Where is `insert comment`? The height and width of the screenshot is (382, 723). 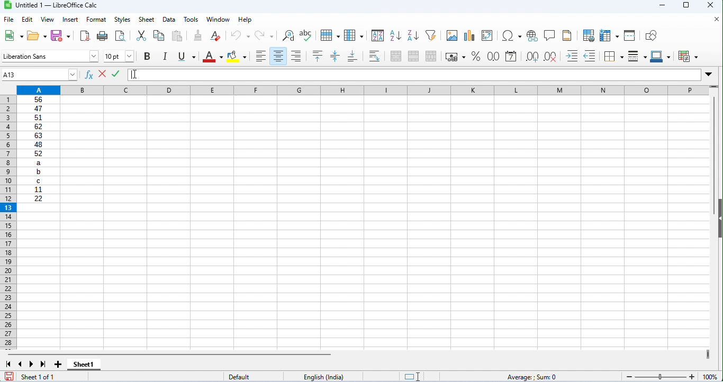 insert comment is located at coordinates (549, 35).